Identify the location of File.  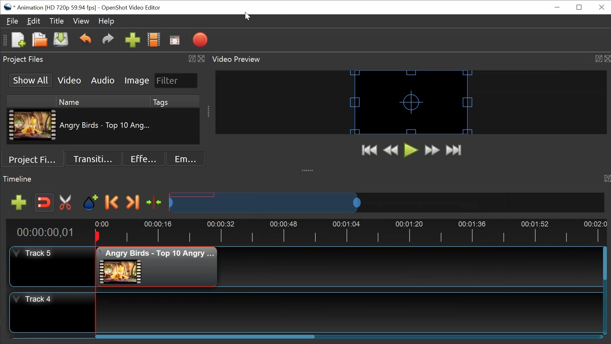
(12, 21).